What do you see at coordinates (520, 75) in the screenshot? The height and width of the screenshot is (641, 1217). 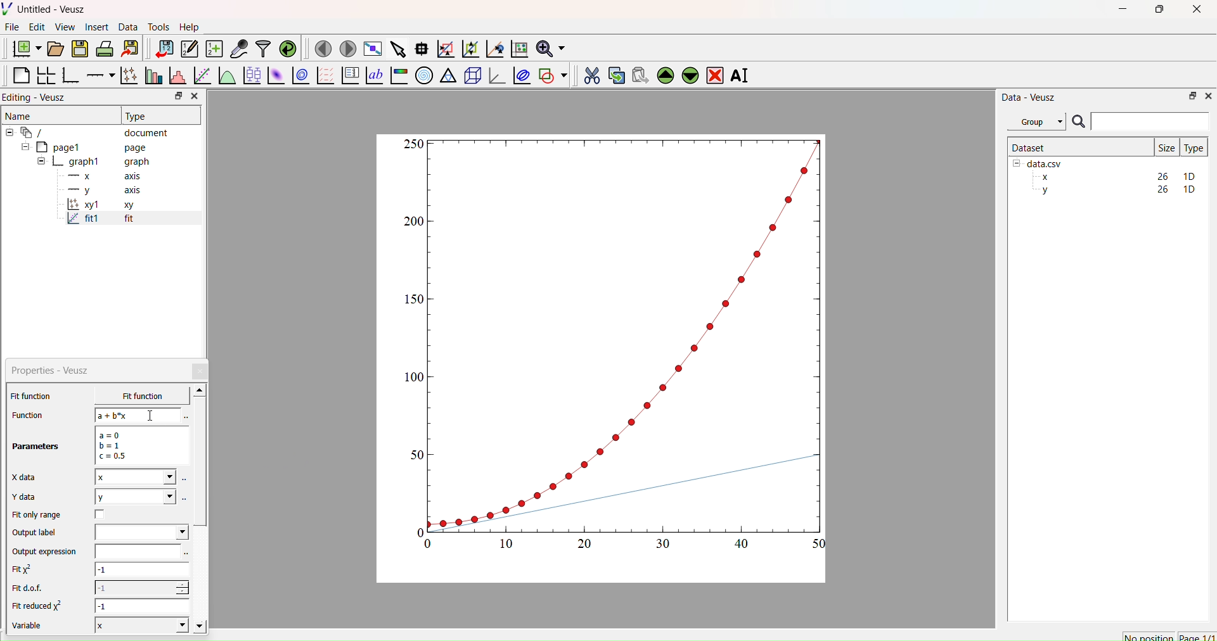 I see `Plot covariance ellipses` at bounding box center [520, 75].